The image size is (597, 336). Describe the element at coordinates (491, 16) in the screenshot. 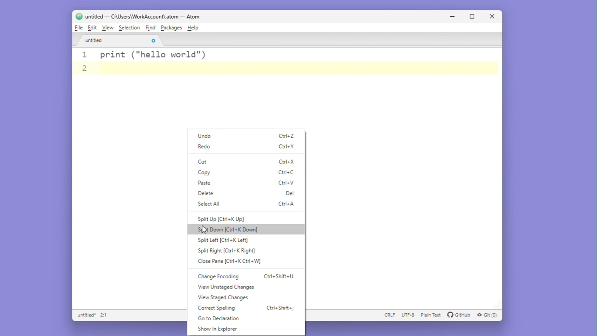

I see `Close` at that location.